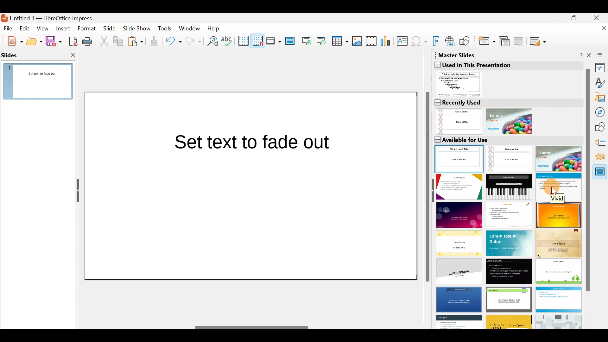 This screenshot has width=608, height=342. I want to click on Open, so click(34, 41).